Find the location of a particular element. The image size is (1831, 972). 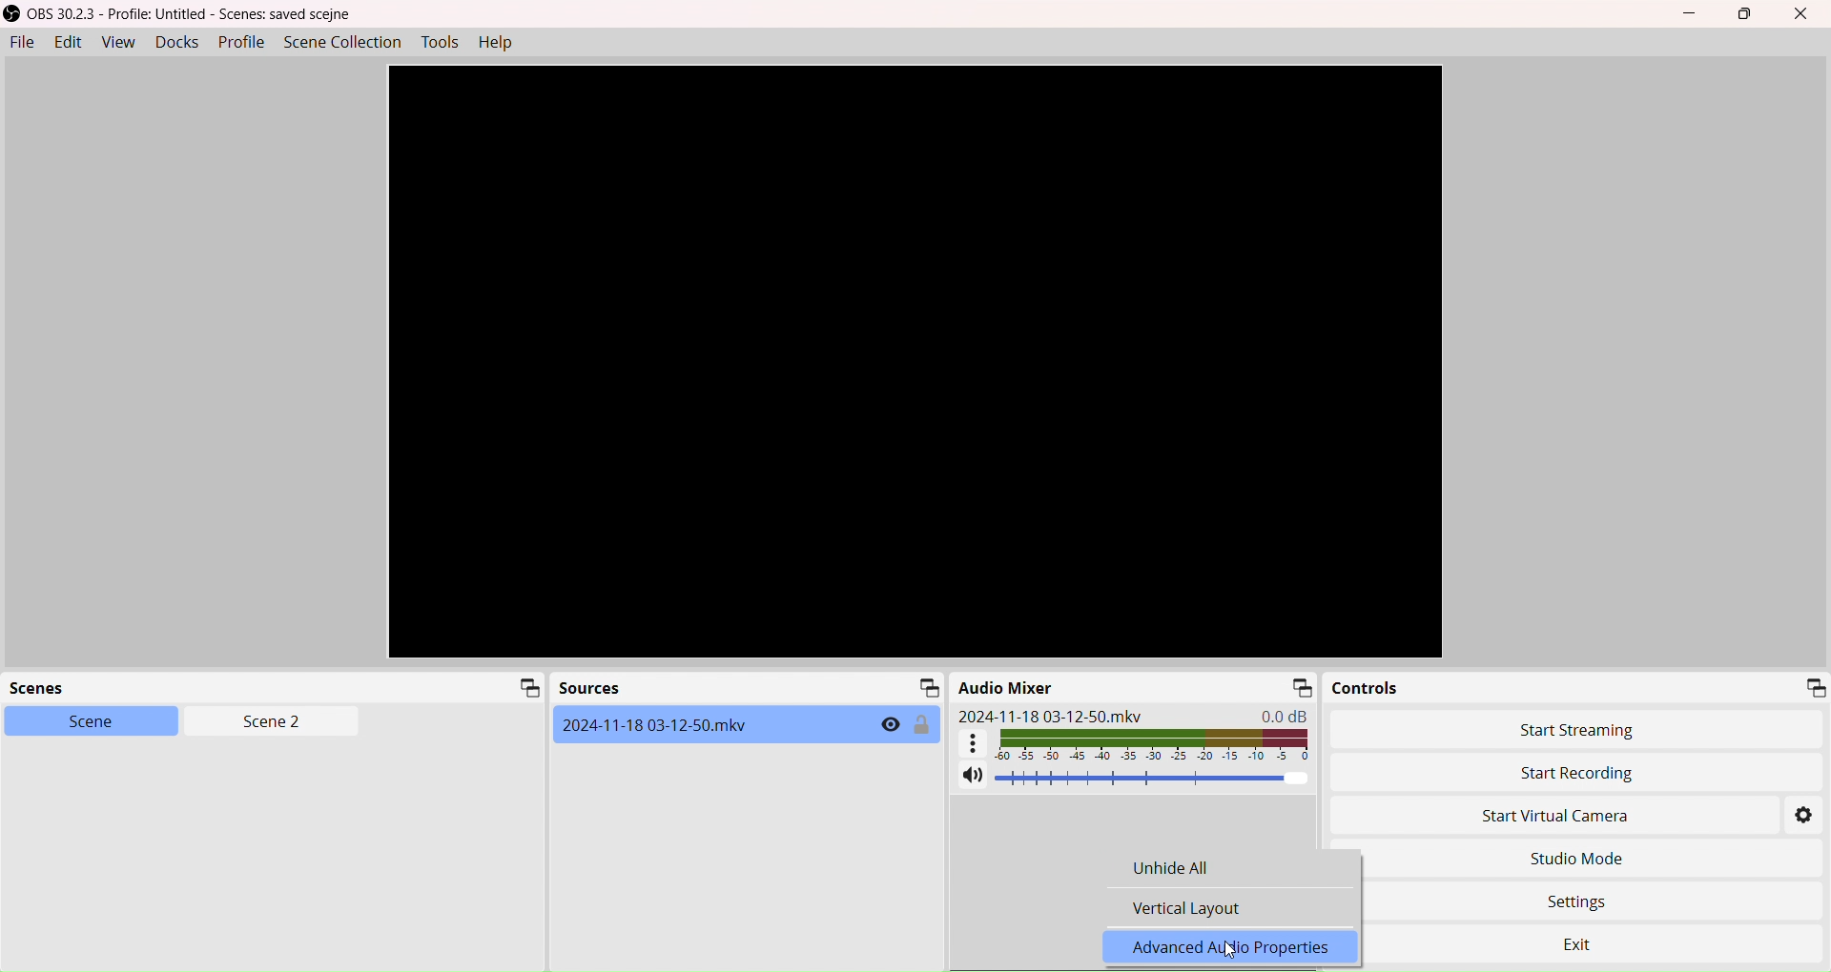

Controls is located at coordinates (1368, 688).